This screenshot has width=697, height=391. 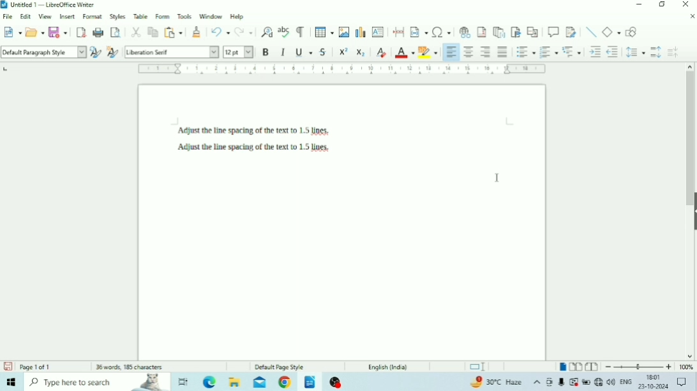 What do you see at coordinates (635, 52) in the screenshot?
I see `Set Line Spacing` at bounding box center [635, 52].